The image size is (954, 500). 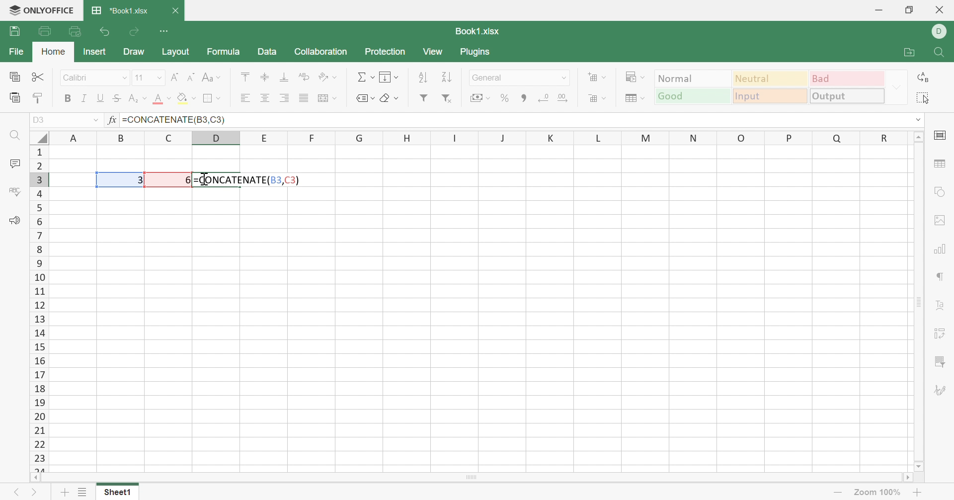 What do you see at coordinates (942, 221) in the screenshot?
I see `Image settings` at bounding box center [942, 221].